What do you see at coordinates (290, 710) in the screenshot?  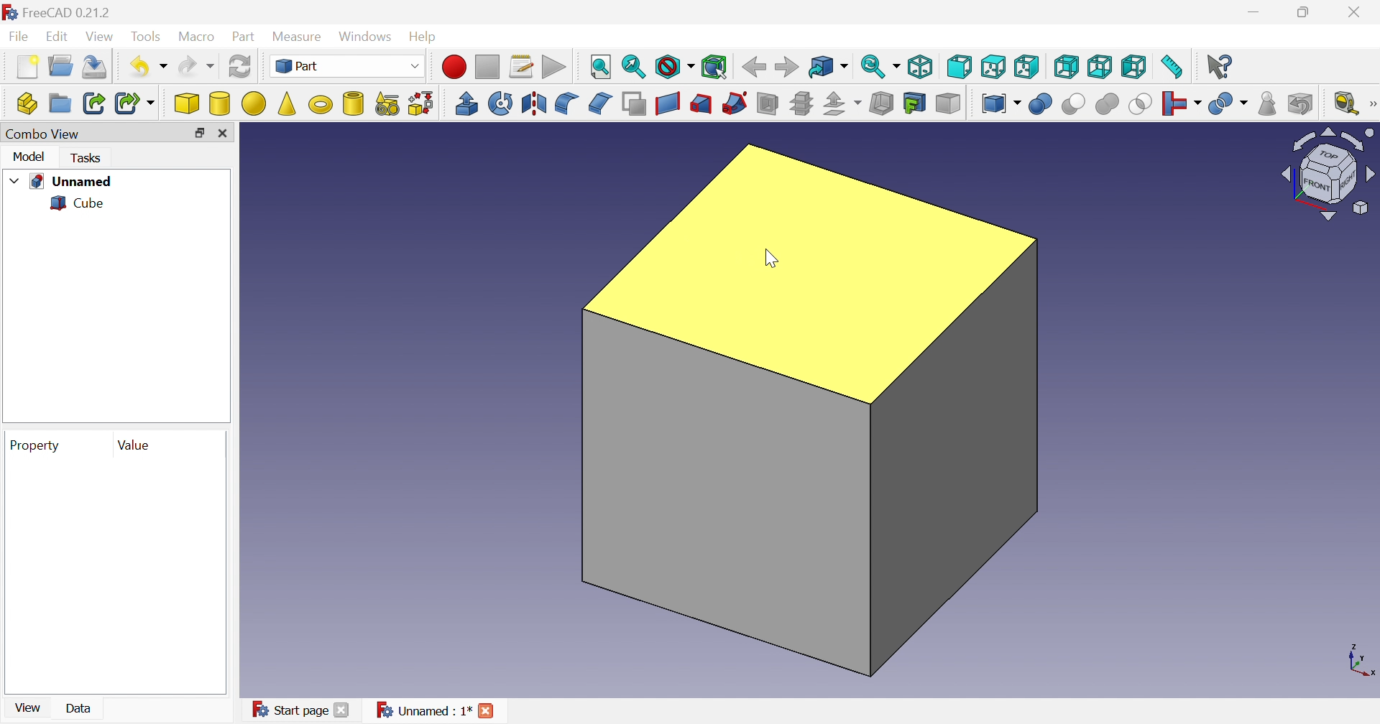 I see `Start page` at bounding box center [290, 710].